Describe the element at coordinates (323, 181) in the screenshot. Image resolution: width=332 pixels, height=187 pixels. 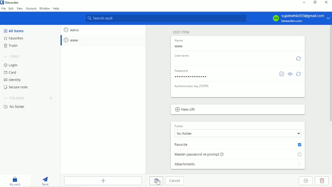
I see `Delete` at that location.